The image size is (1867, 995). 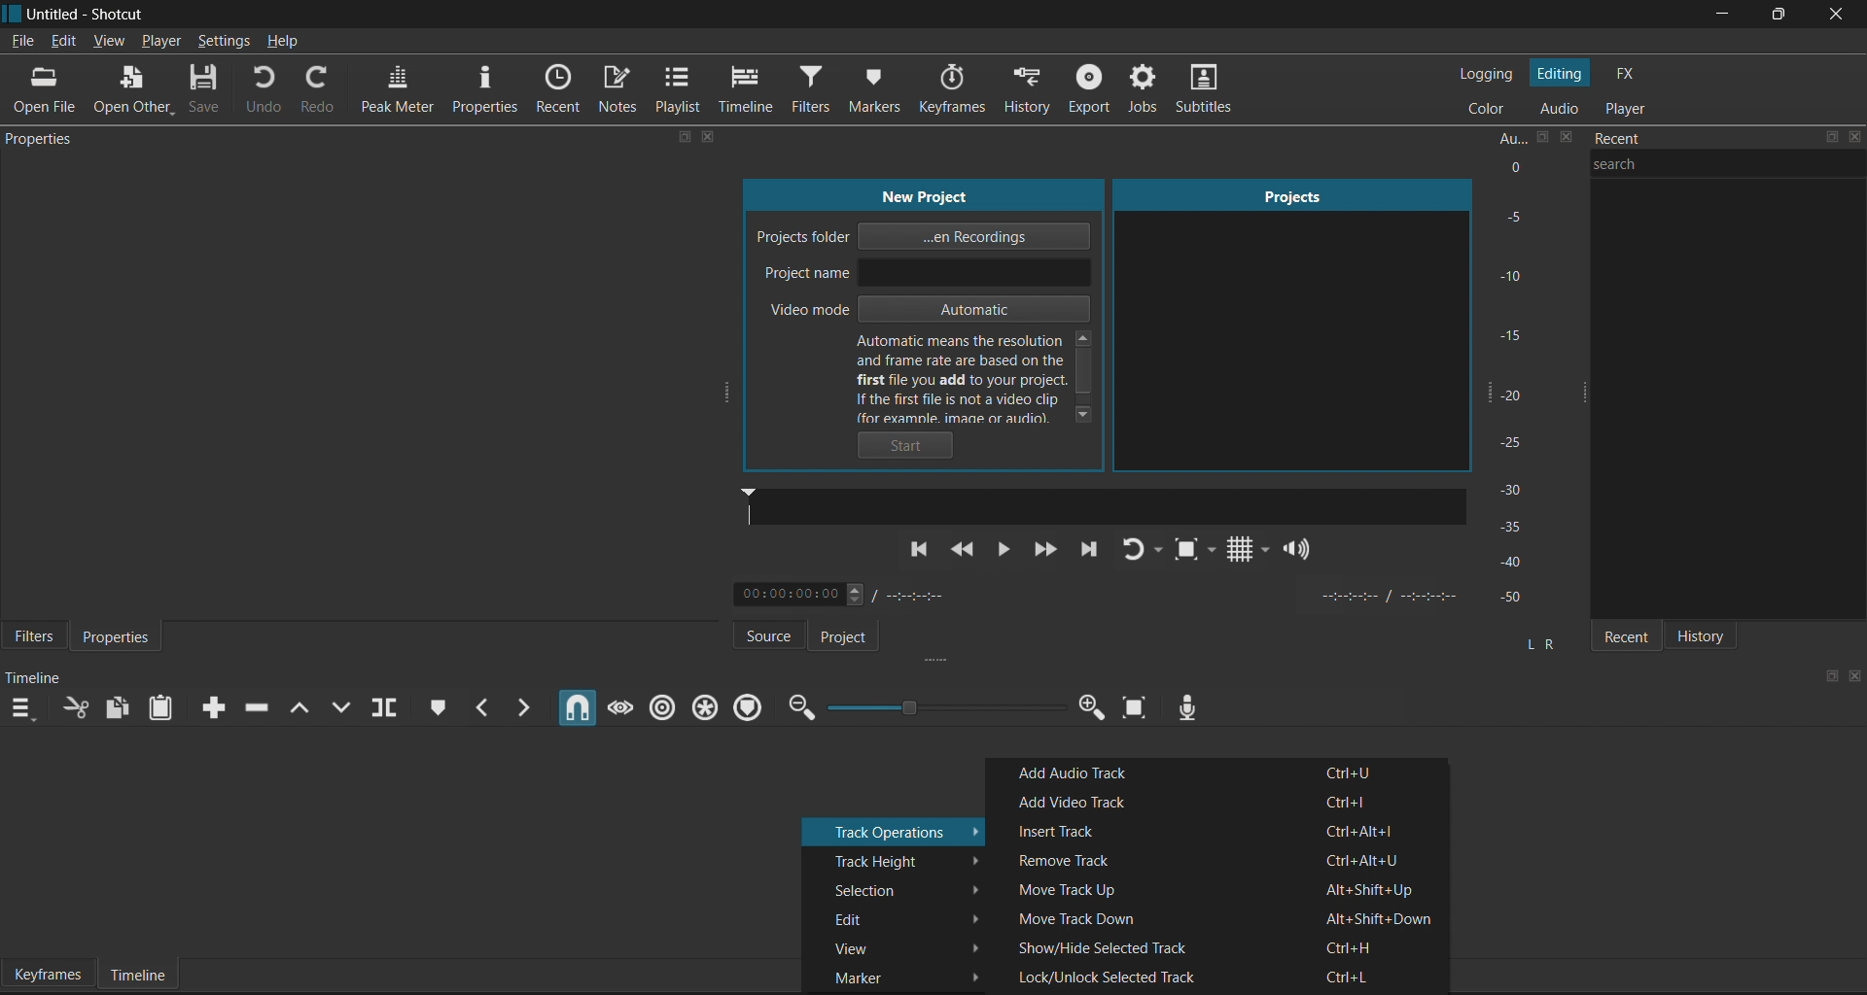 What do you see at coordinates (858, 636) in the screenshot?
I see `Project` at bounding box center [858, 636].